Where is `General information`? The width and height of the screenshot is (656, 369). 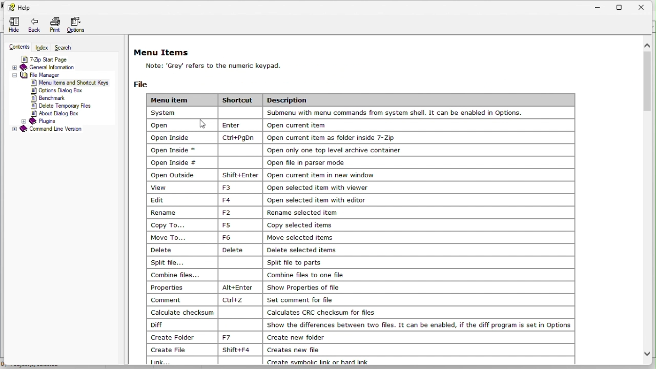 General information is located at coordinates (47, 67).